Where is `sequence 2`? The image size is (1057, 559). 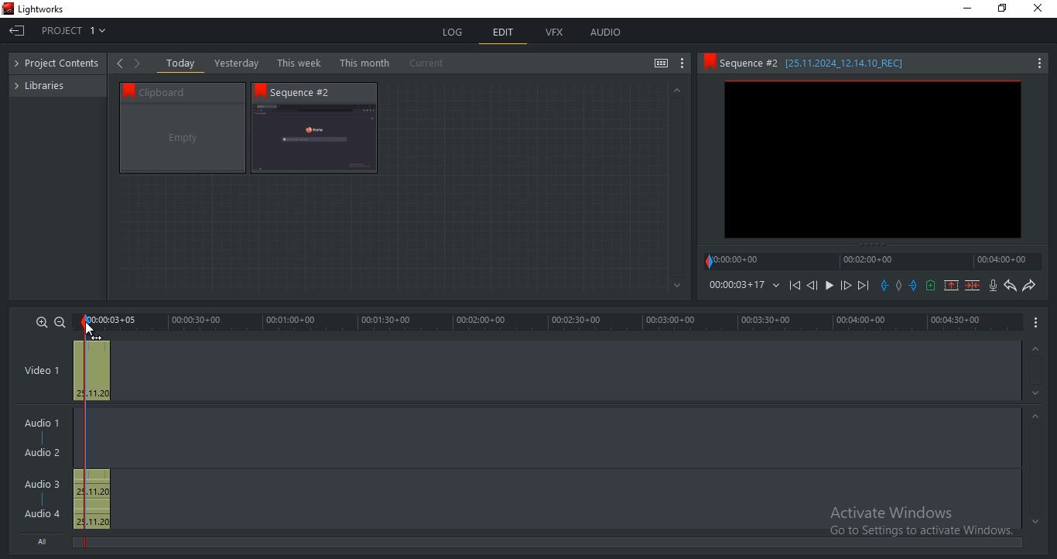
sequence 2 is located at coordinates (314, 139).